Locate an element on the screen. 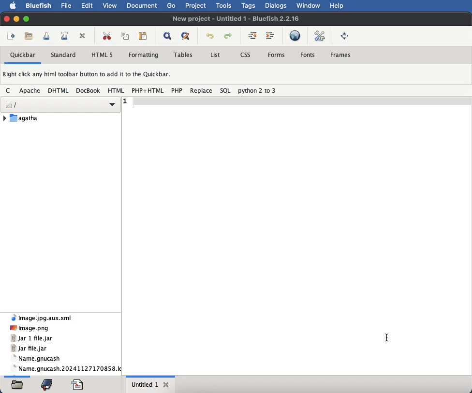  go is located at coordinates (172, 6).